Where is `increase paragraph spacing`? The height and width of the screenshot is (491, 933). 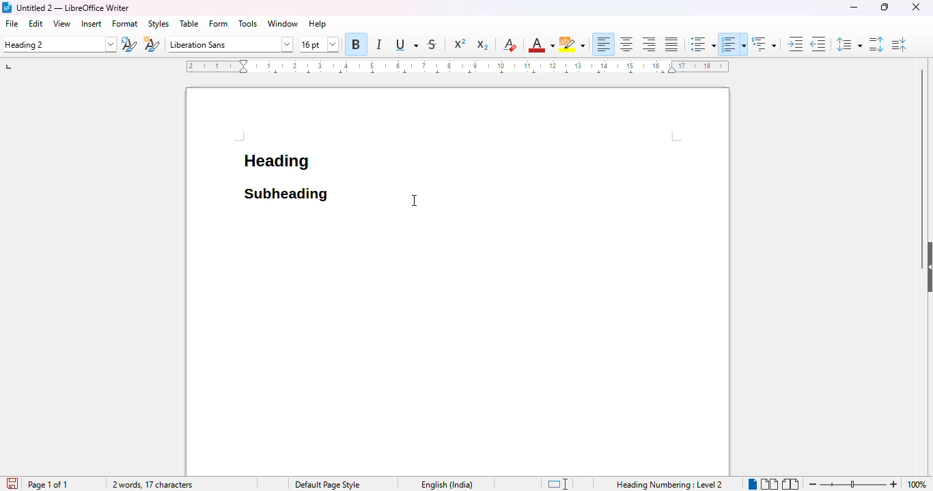
increase paragraph spacing is located at coordinates (876, 44).